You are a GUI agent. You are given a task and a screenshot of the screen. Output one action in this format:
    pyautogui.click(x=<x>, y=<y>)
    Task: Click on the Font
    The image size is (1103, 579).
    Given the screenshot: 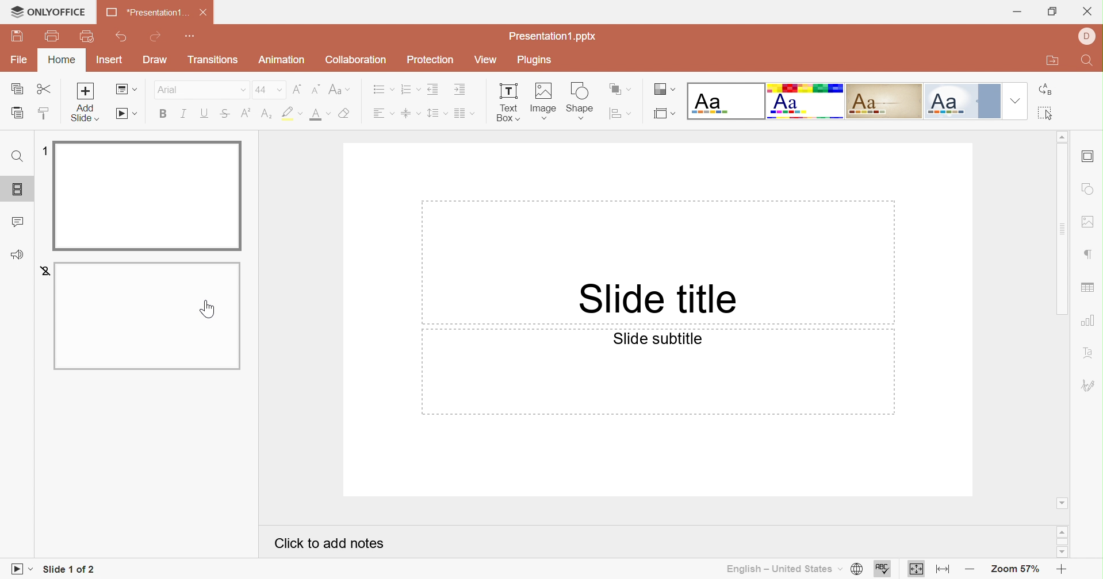 What is the action you would take?
    pyautogui.click(x=200, y=89)
    